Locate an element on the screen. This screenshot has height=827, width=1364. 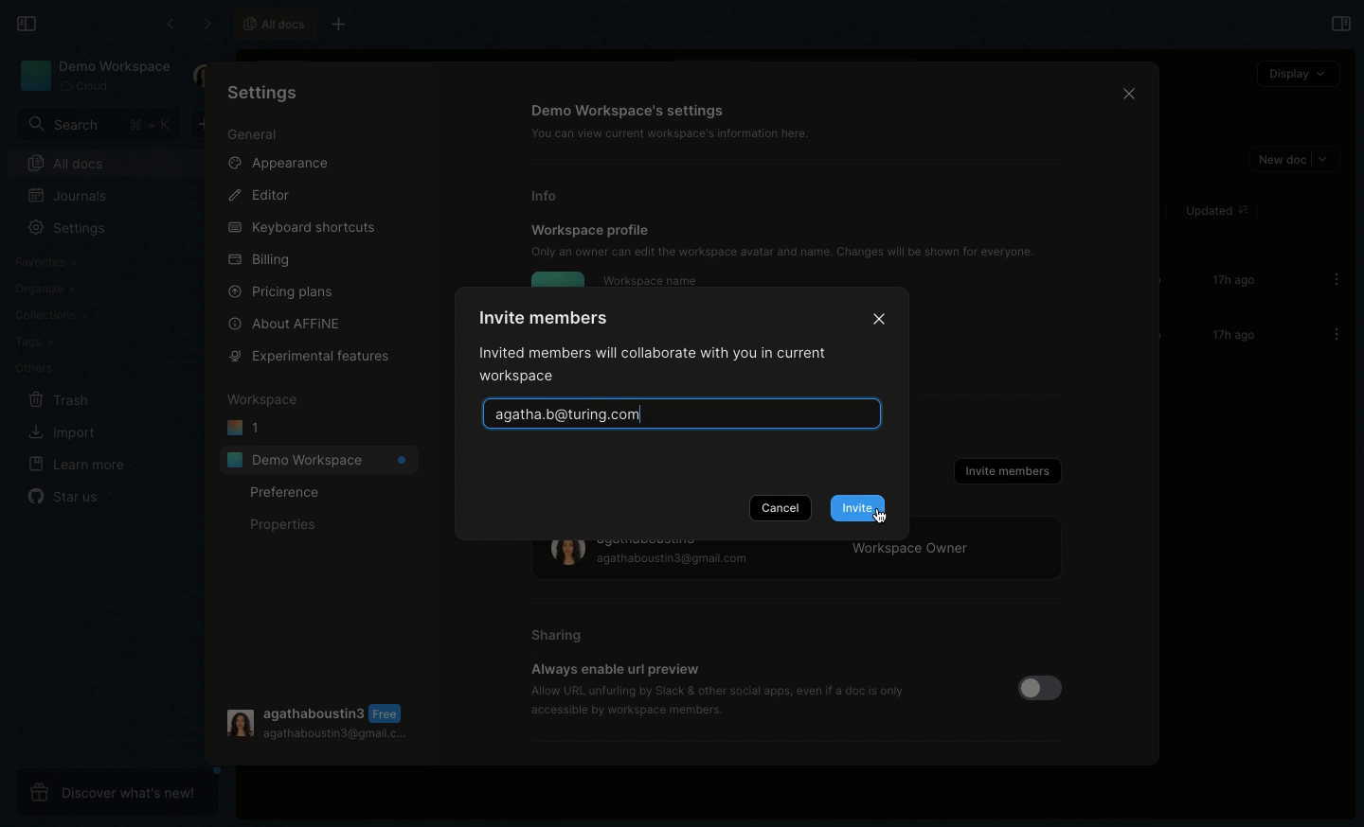
Workspace owner is located at coordinates (799, 561).